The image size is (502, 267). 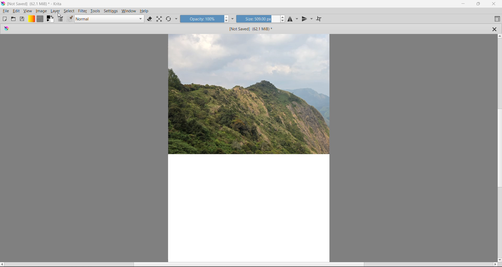 What do you see at coordinates (61, 19) in the screenshot?
I see `Edit brush settings` at bounding box center [61, 19].